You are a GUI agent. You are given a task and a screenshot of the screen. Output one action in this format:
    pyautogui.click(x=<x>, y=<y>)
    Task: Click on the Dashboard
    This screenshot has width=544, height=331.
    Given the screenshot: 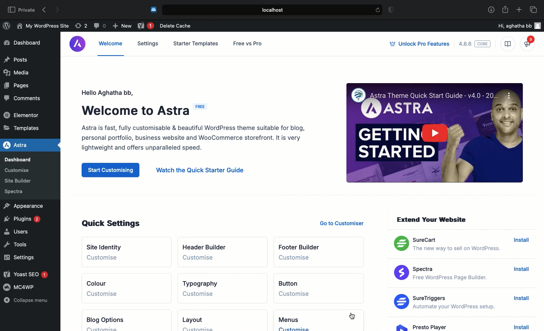 What is the action you would take?
    pyautogui.click(x=31, y=160)
    